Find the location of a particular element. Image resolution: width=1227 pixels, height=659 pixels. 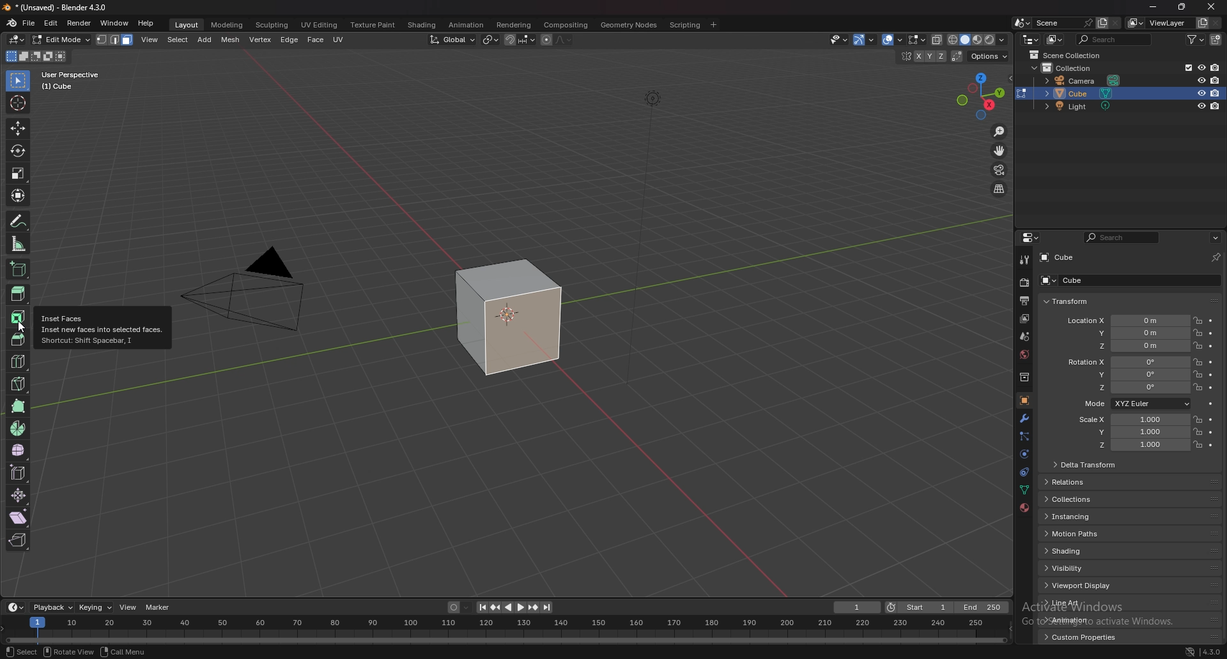

geometry is located at coordinates (630, 25).